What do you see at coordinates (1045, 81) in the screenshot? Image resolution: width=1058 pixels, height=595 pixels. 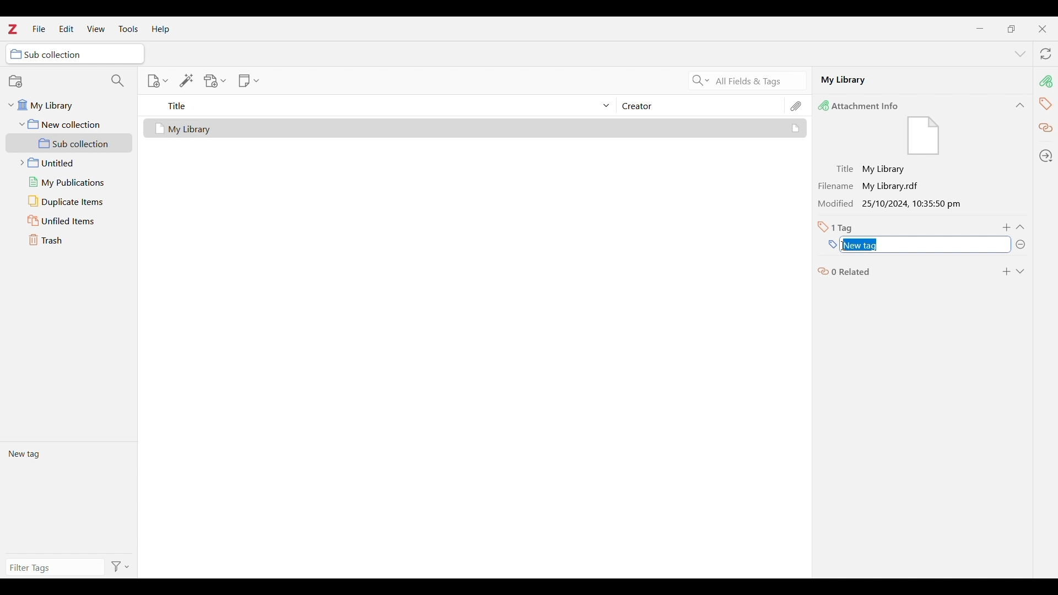 I see `pin` at bounding box center [1045, 81].